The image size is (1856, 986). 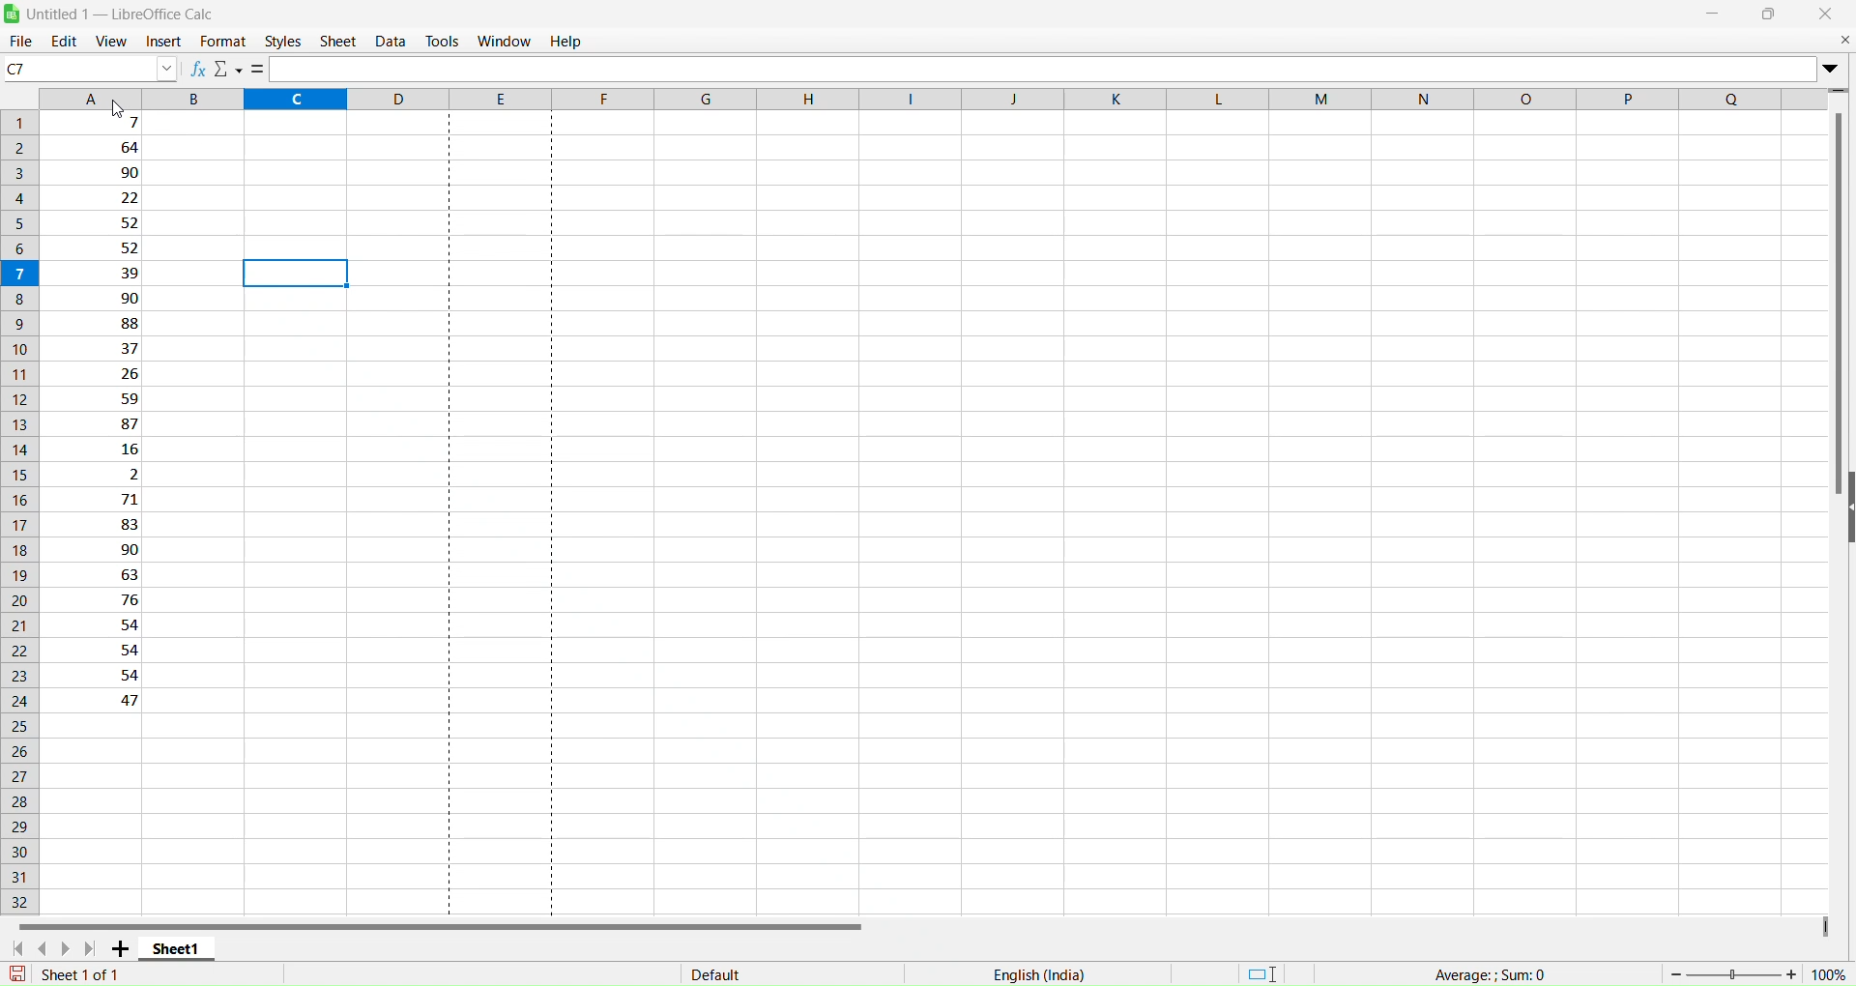 I want to click on First, so click(x=18, y=948).